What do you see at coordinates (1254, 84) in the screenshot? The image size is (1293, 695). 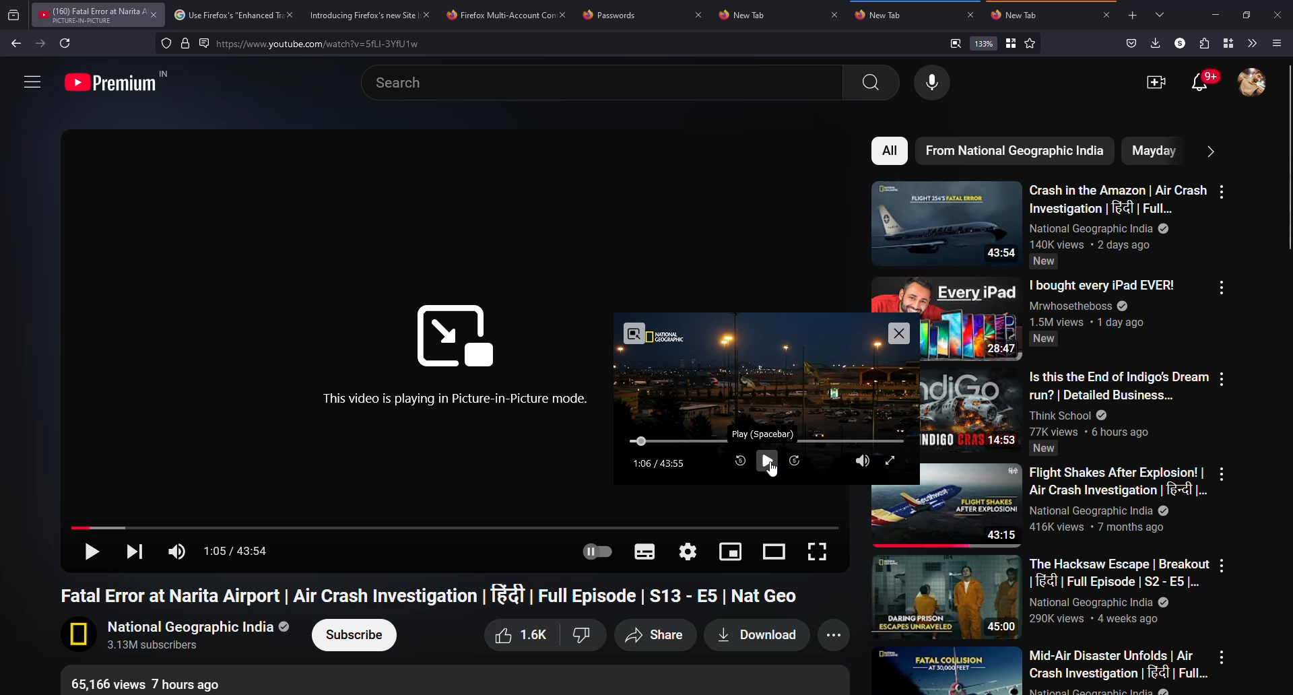 I see `account` at bounding box center [1254, 84].